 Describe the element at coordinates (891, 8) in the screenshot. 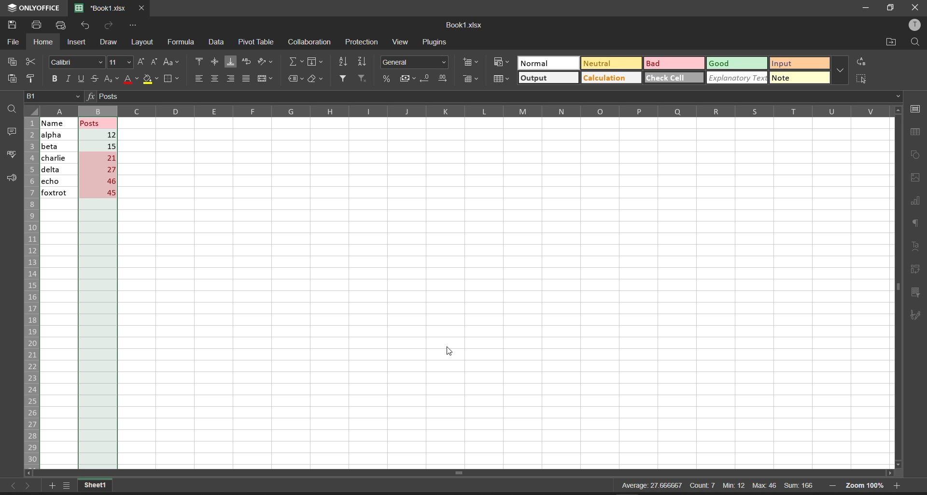

I see `maximize` at that location.